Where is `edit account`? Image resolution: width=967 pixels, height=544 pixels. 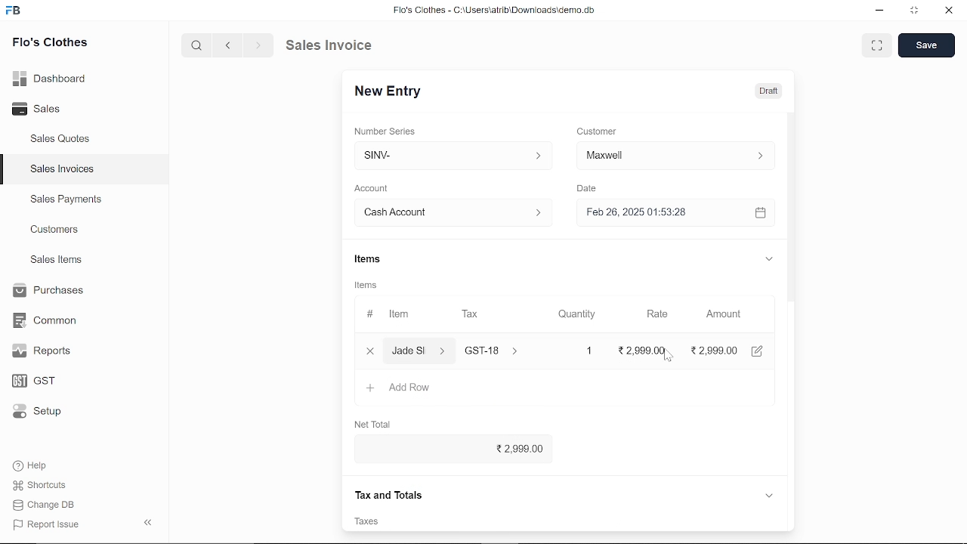
edit account is located at coordinates (760, 350).